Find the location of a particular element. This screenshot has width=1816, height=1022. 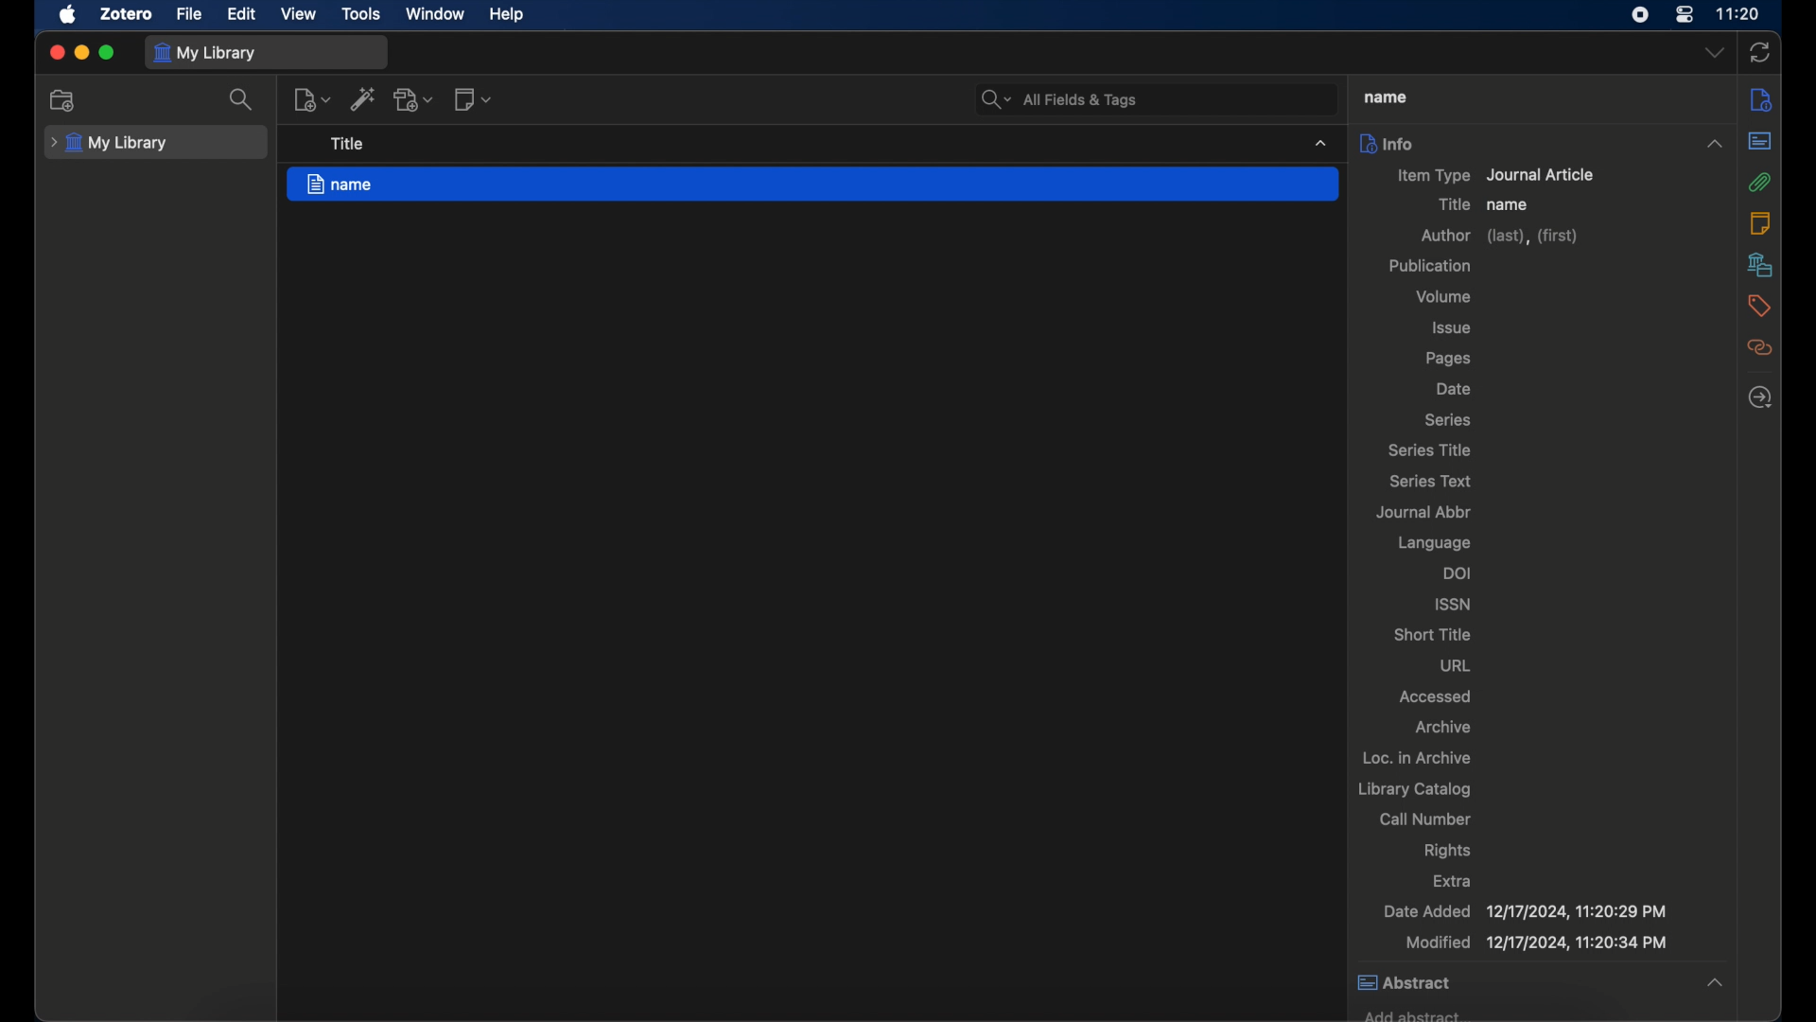

window is located at coordinates (437, 15).